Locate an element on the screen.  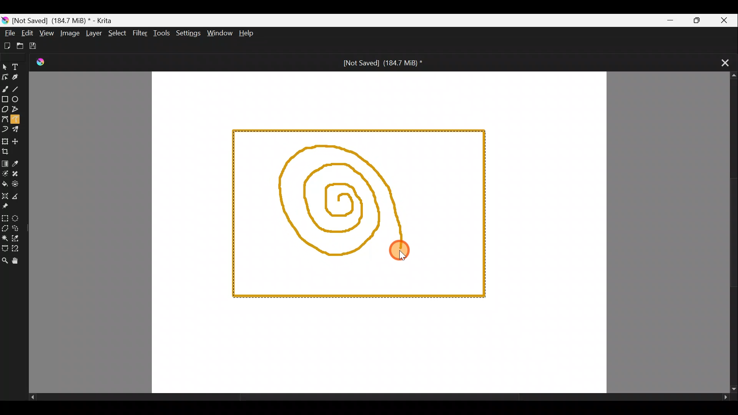
Smart patch tool is located at coordinates (17, 174).